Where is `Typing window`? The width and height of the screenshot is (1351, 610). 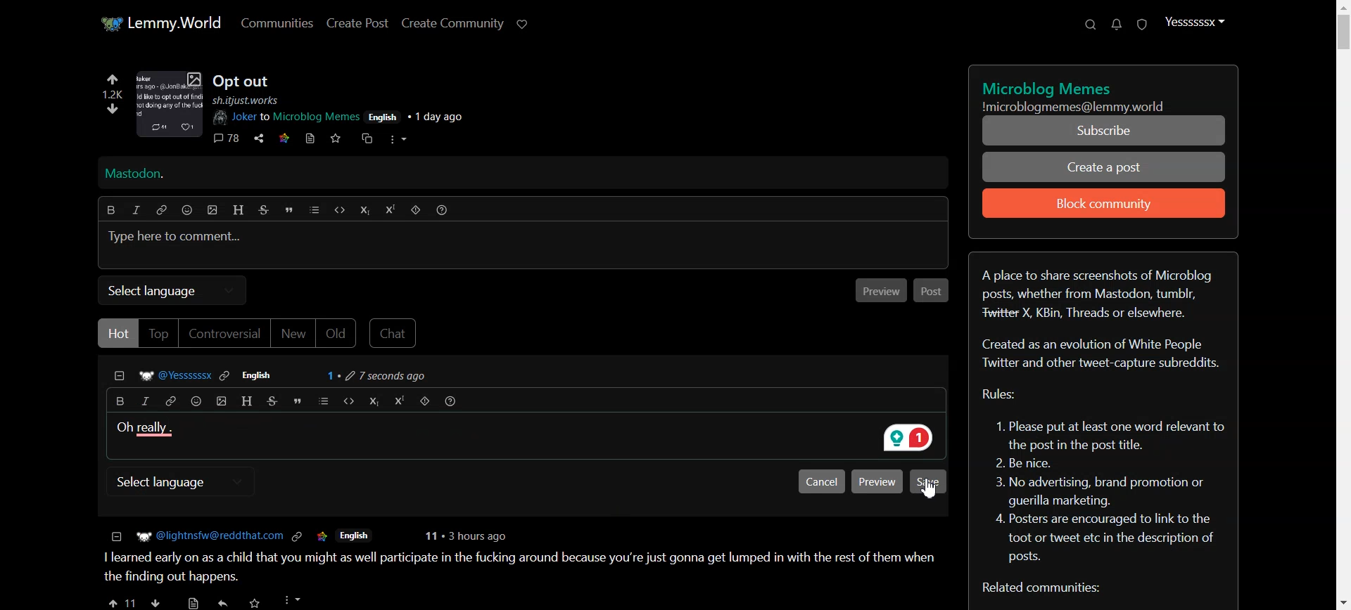
Typing window is located at coordinates (522, 246).